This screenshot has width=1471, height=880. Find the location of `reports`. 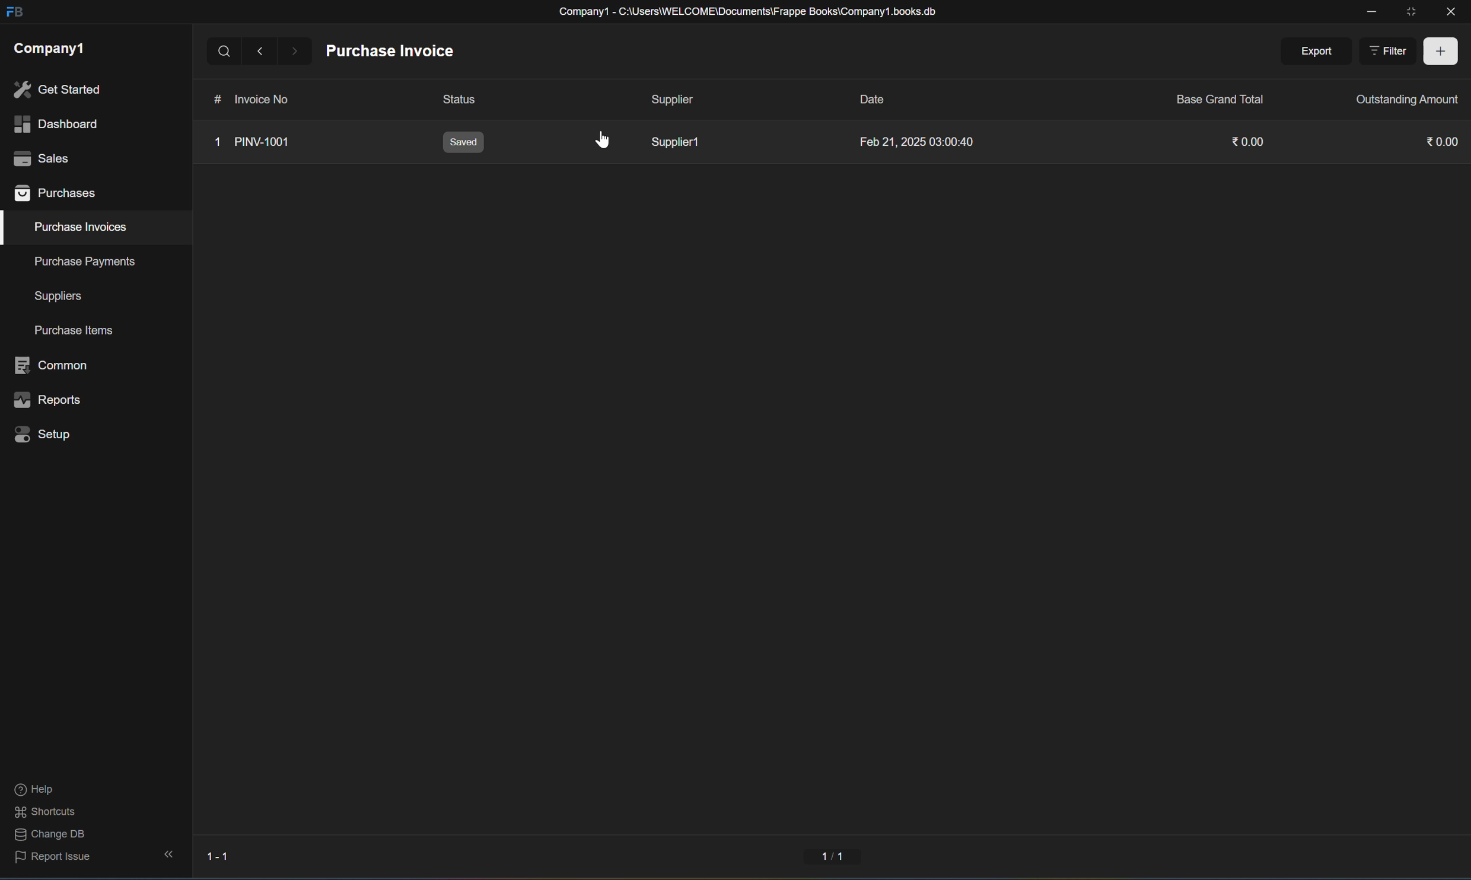

reports is located at coordinates (49, 401).